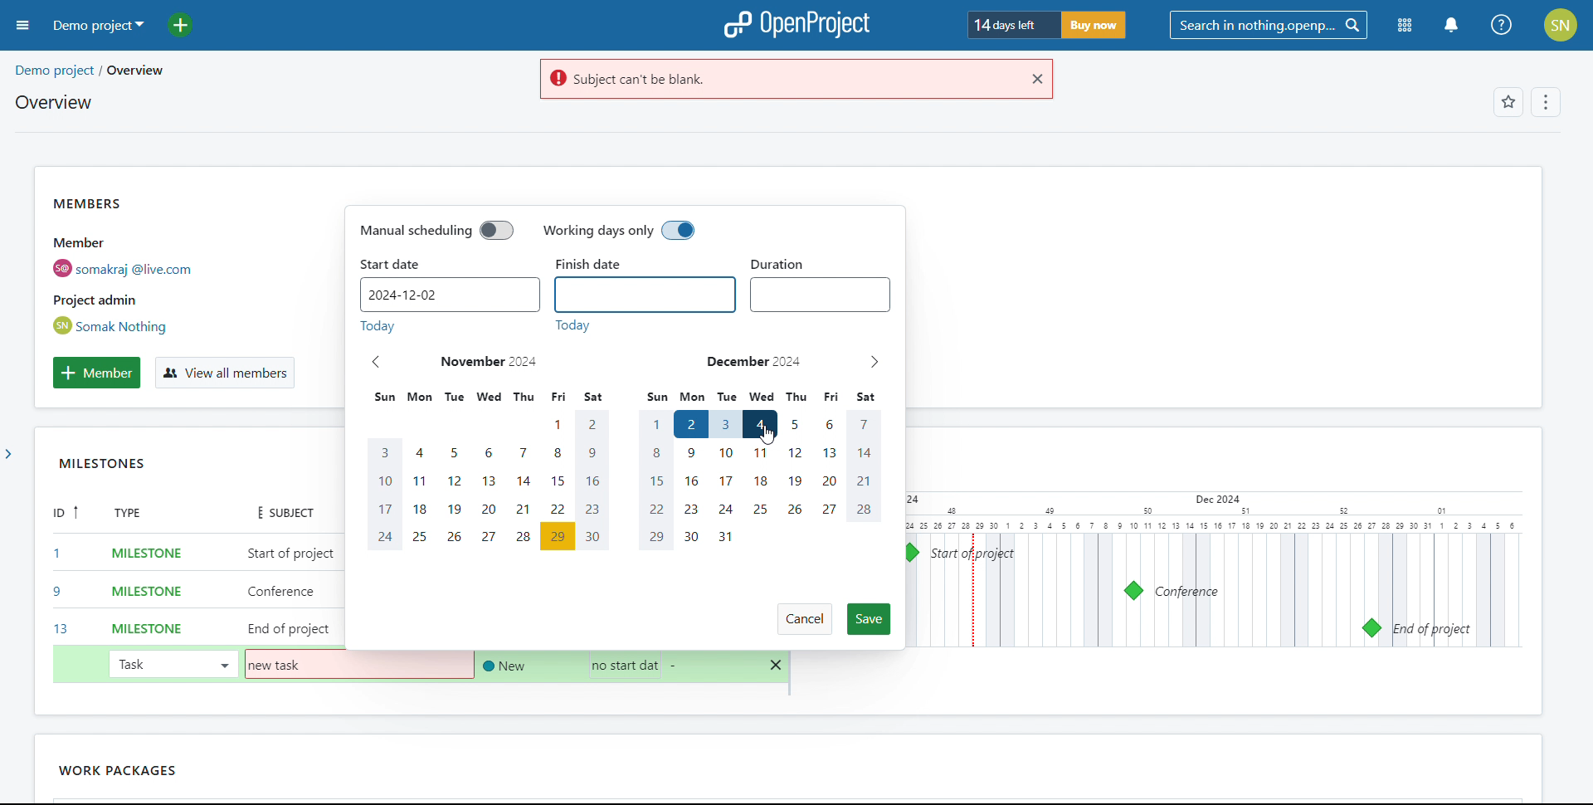 The image size is (1593, 805). Describe the element at coordinates (279, 511) in the screenshot. I see `subject` at that location.